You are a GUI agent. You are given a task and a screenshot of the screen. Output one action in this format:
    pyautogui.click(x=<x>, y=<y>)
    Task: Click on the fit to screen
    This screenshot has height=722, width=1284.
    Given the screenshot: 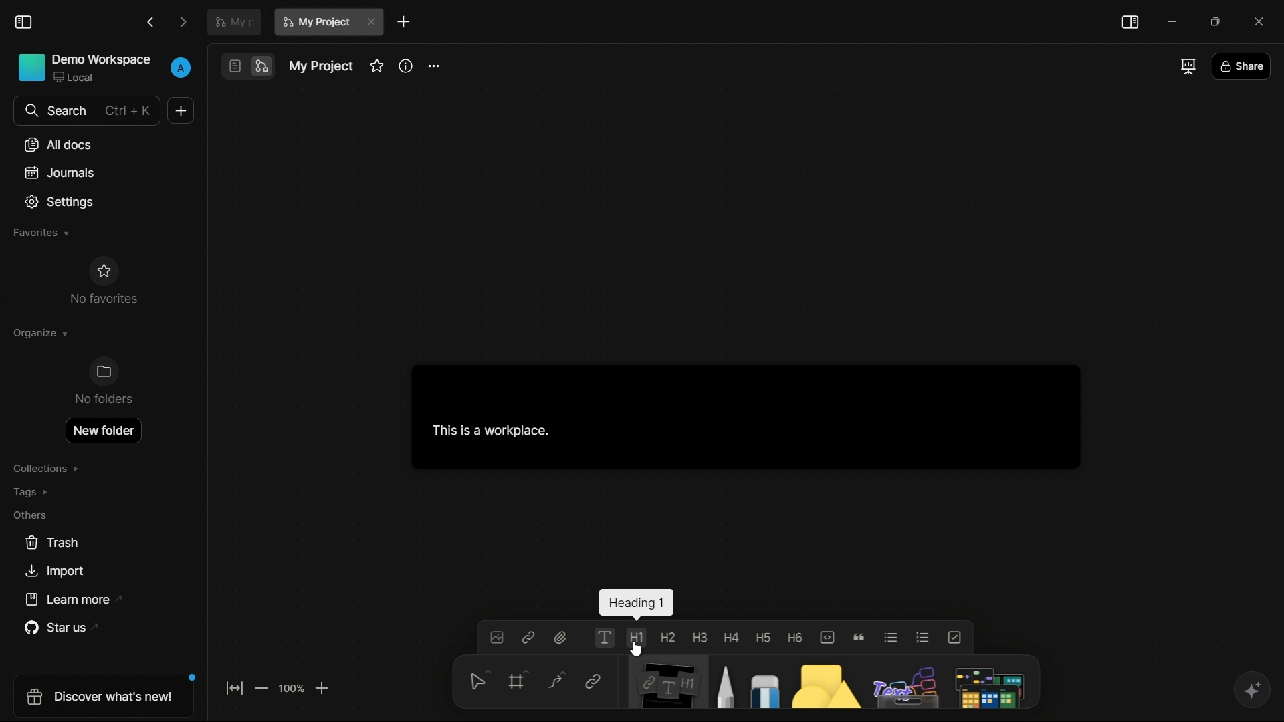 What is the action you would take?
    pyautogui.click(x=235, y=687)
    